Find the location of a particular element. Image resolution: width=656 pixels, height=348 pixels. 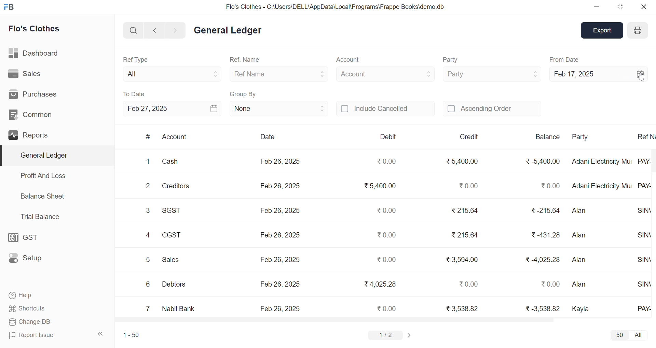

Shortcuts is located at coordinates (27, 307).